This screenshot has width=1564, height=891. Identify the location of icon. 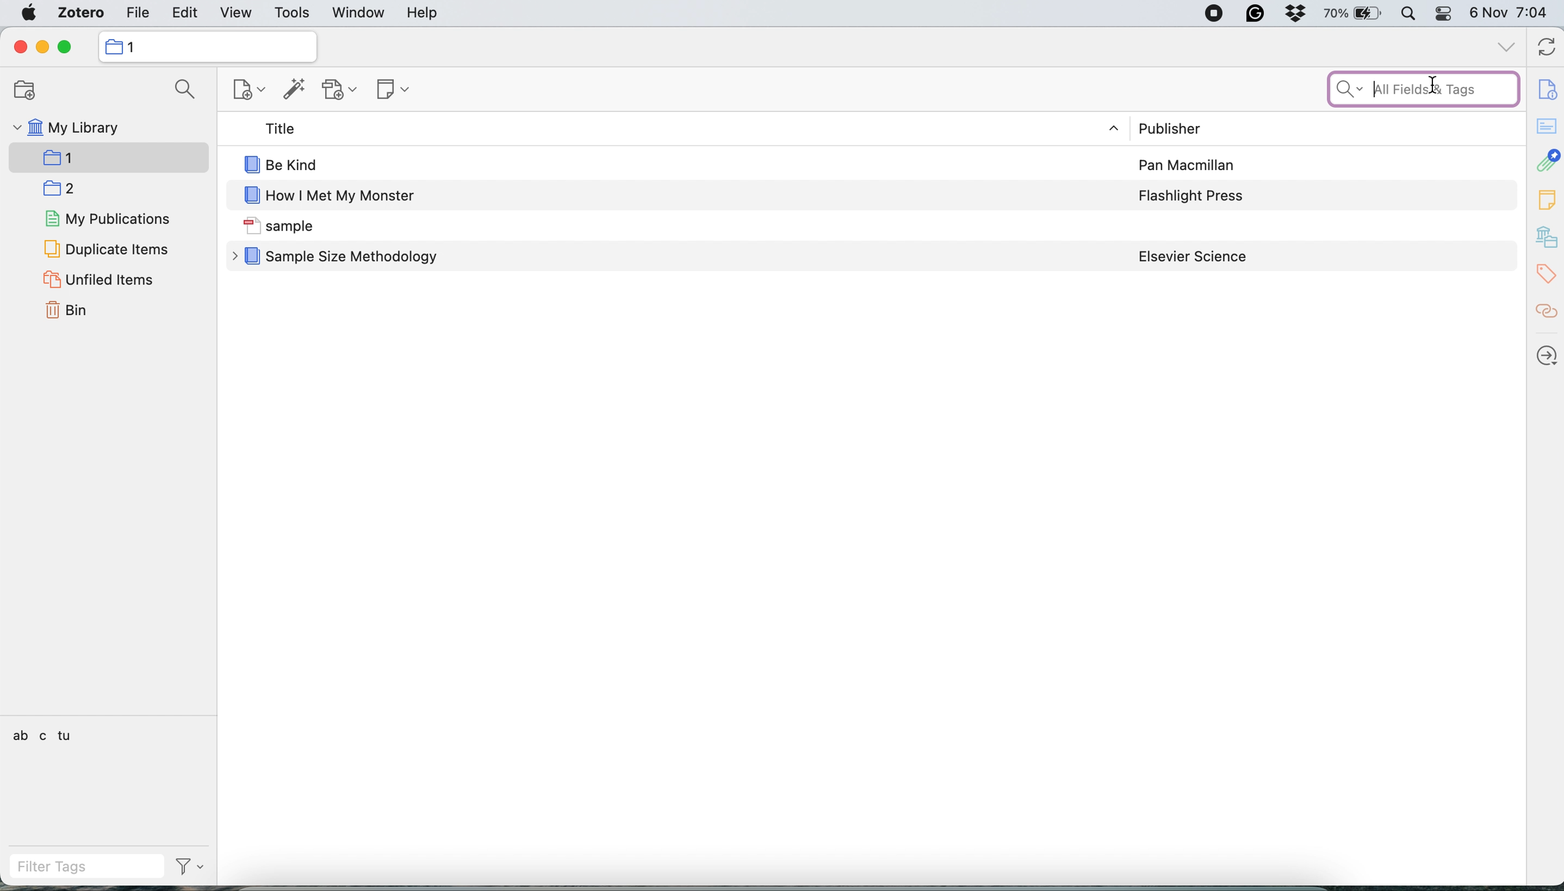
(250, 164).